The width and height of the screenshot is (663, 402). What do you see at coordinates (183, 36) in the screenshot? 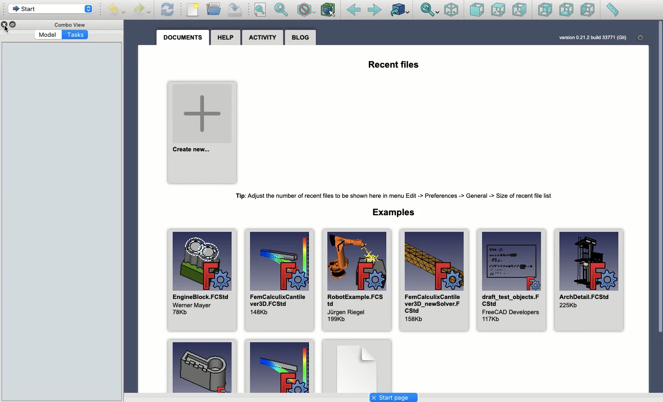
I see `Documents` at bounding box center [183, 36].